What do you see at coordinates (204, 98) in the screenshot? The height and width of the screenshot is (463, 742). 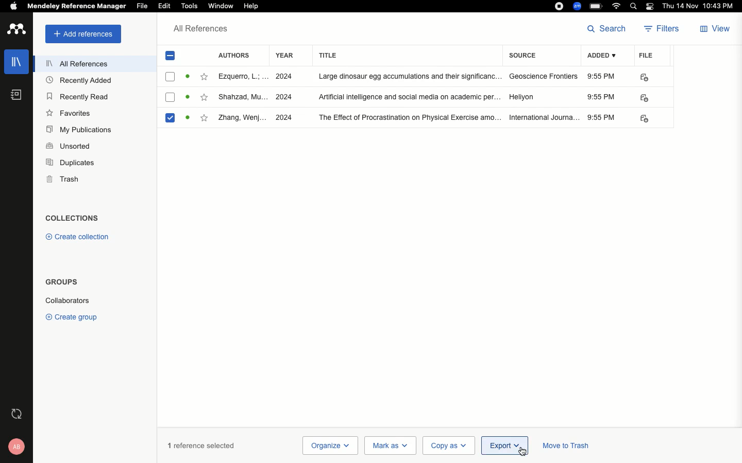 I see `favourite` at bounding box center [204, 98].